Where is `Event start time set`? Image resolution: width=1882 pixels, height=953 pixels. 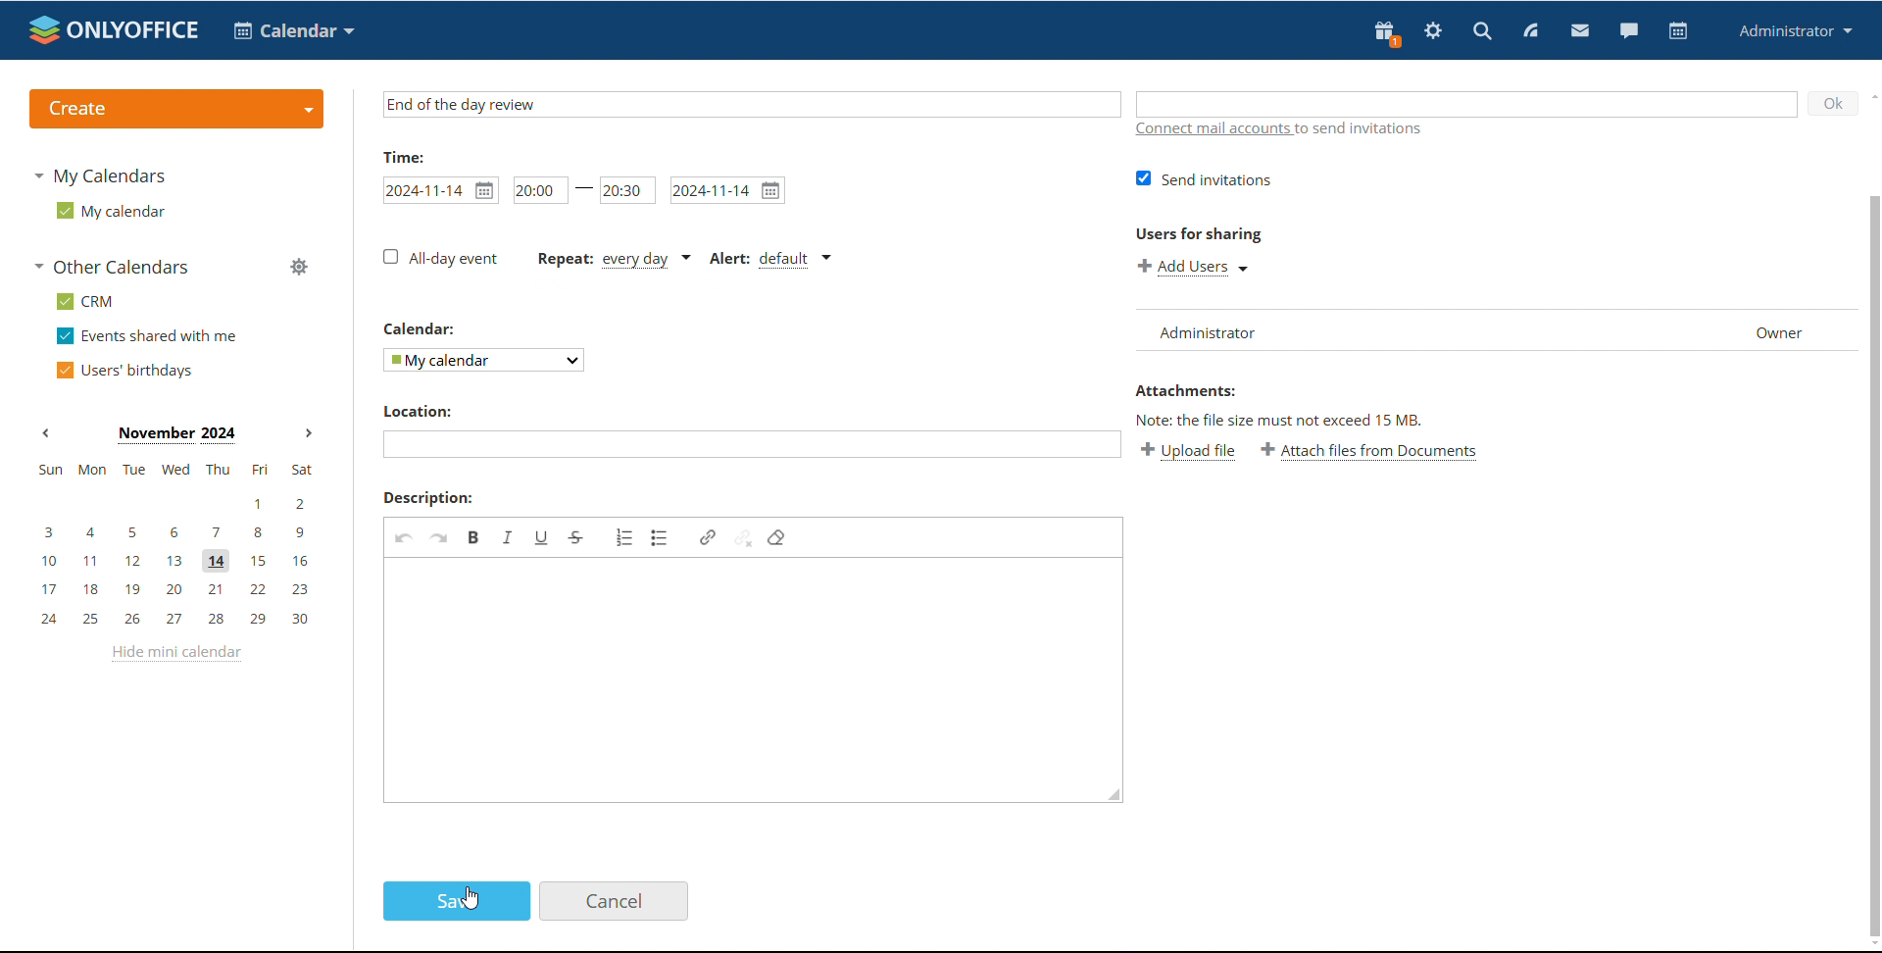 Event start time set is located at coordinates (542, 190).